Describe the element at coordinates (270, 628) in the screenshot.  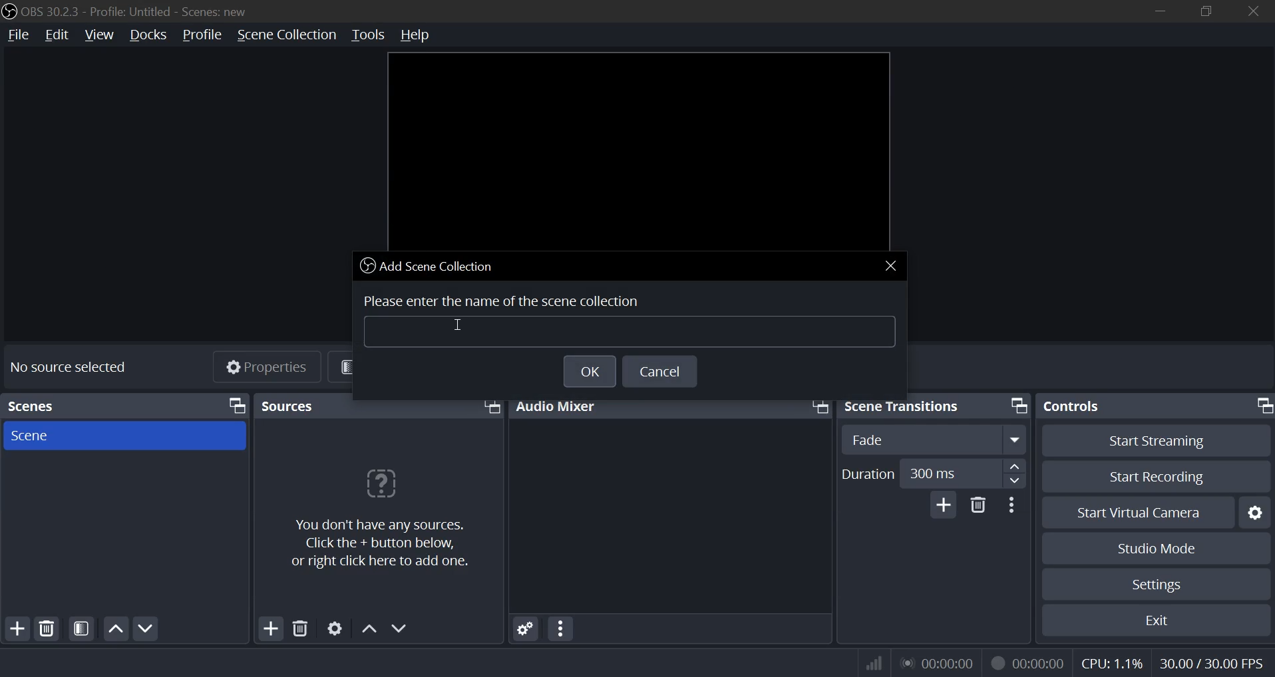
I see `add` at that location.